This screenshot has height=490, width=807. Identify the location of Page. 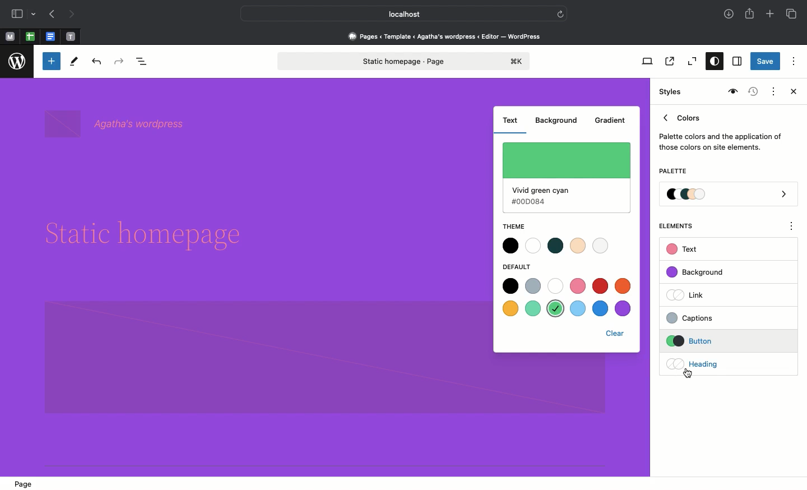
(25, 482).